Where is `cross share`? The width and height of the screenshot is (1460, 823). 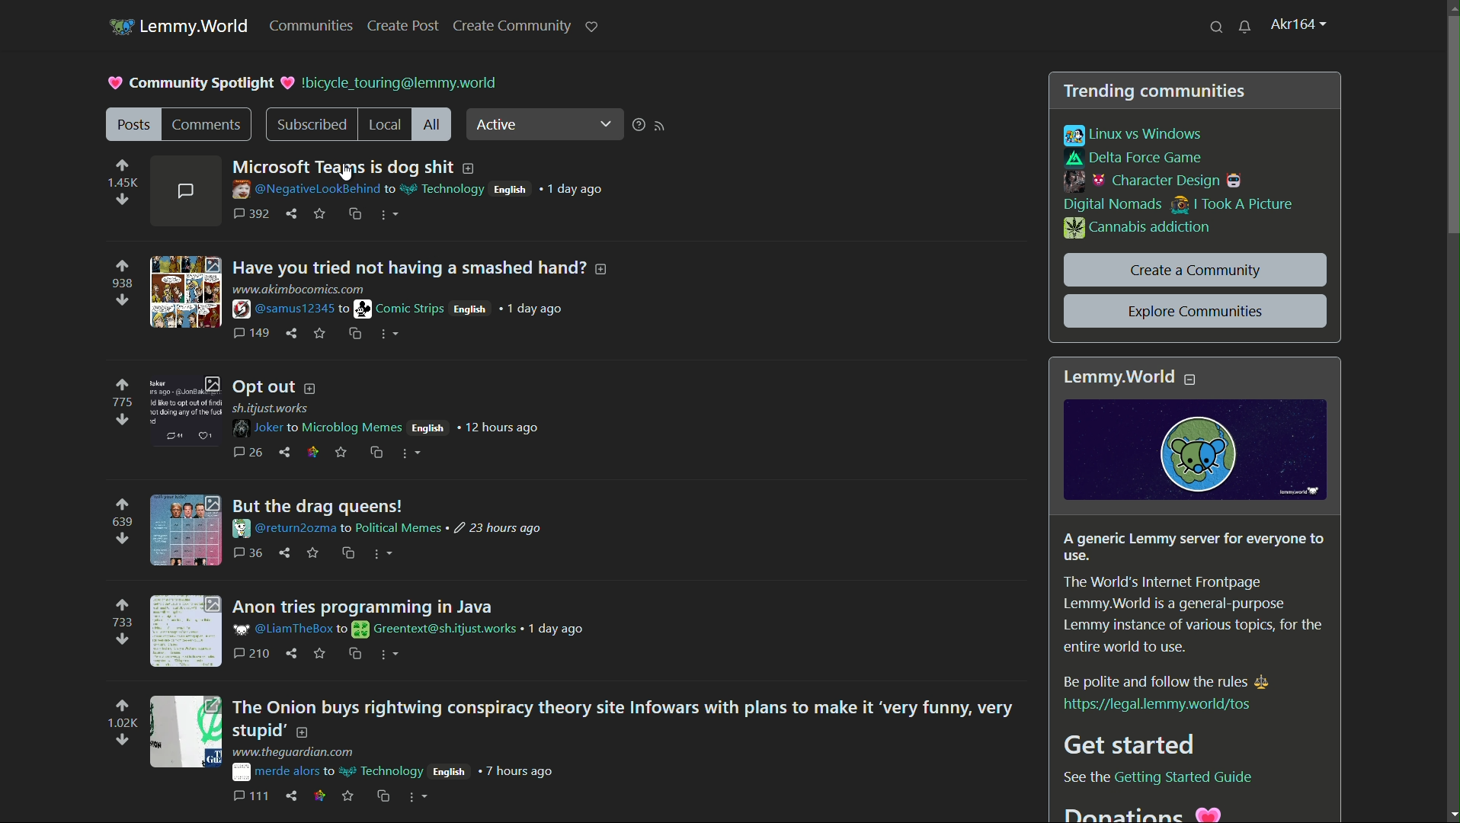
cross share is located at coordinates (355, 334).